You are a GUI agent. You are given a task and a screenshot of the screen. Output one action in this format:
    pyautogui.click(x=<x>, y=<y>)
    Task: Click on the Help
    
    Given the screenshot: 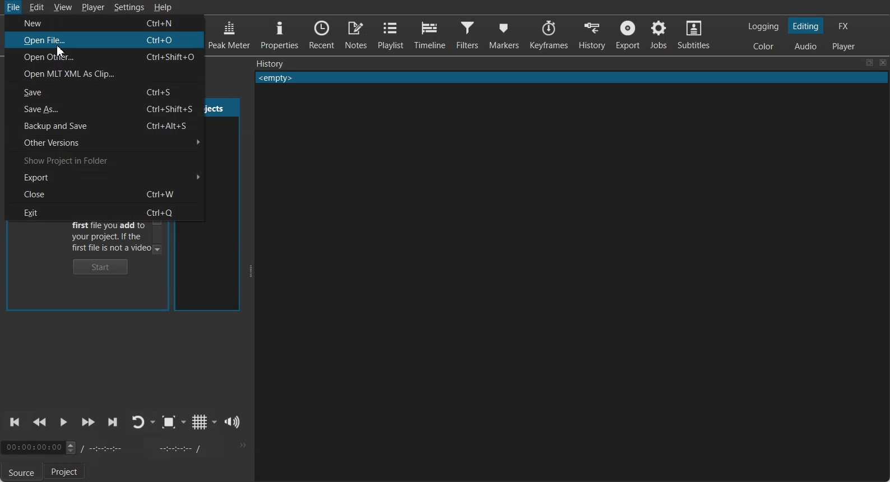 What is the action you would take?
    pyautogui.click(x=163, y=7)
    